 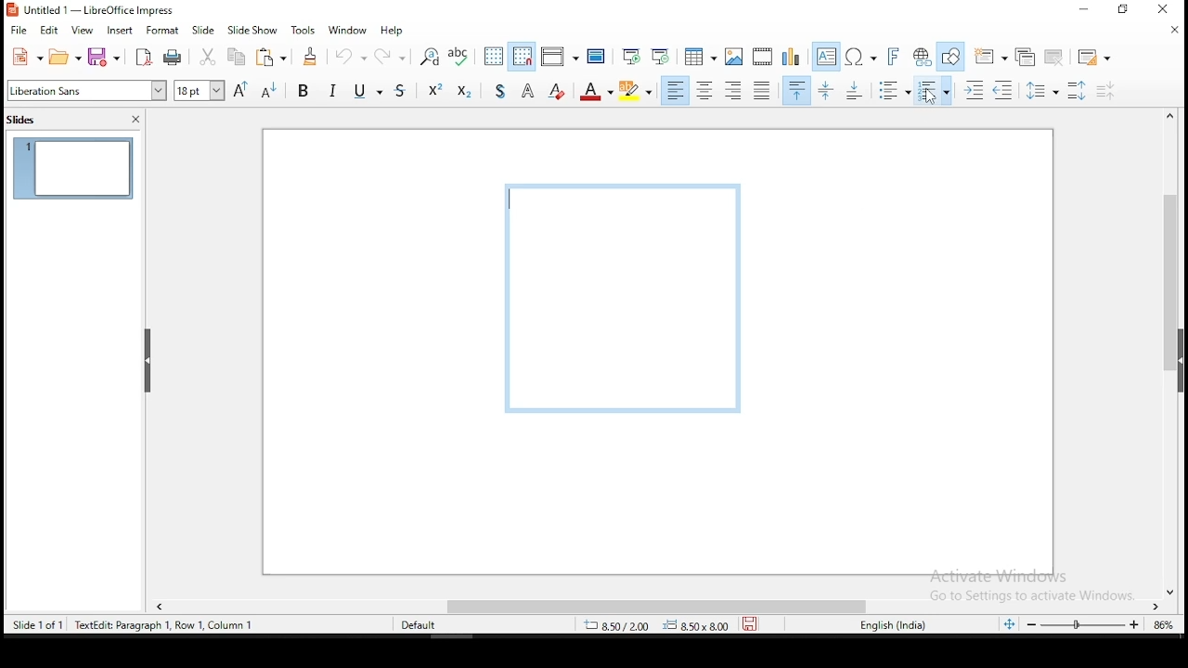 I want to click on character highlighting color, so click(x=634, y=90).